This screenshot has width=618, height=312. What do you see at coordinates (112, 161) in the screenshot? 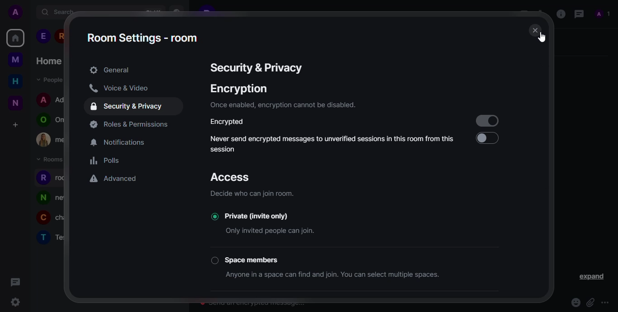
I see `Polls` at bounding box center [112, 161].